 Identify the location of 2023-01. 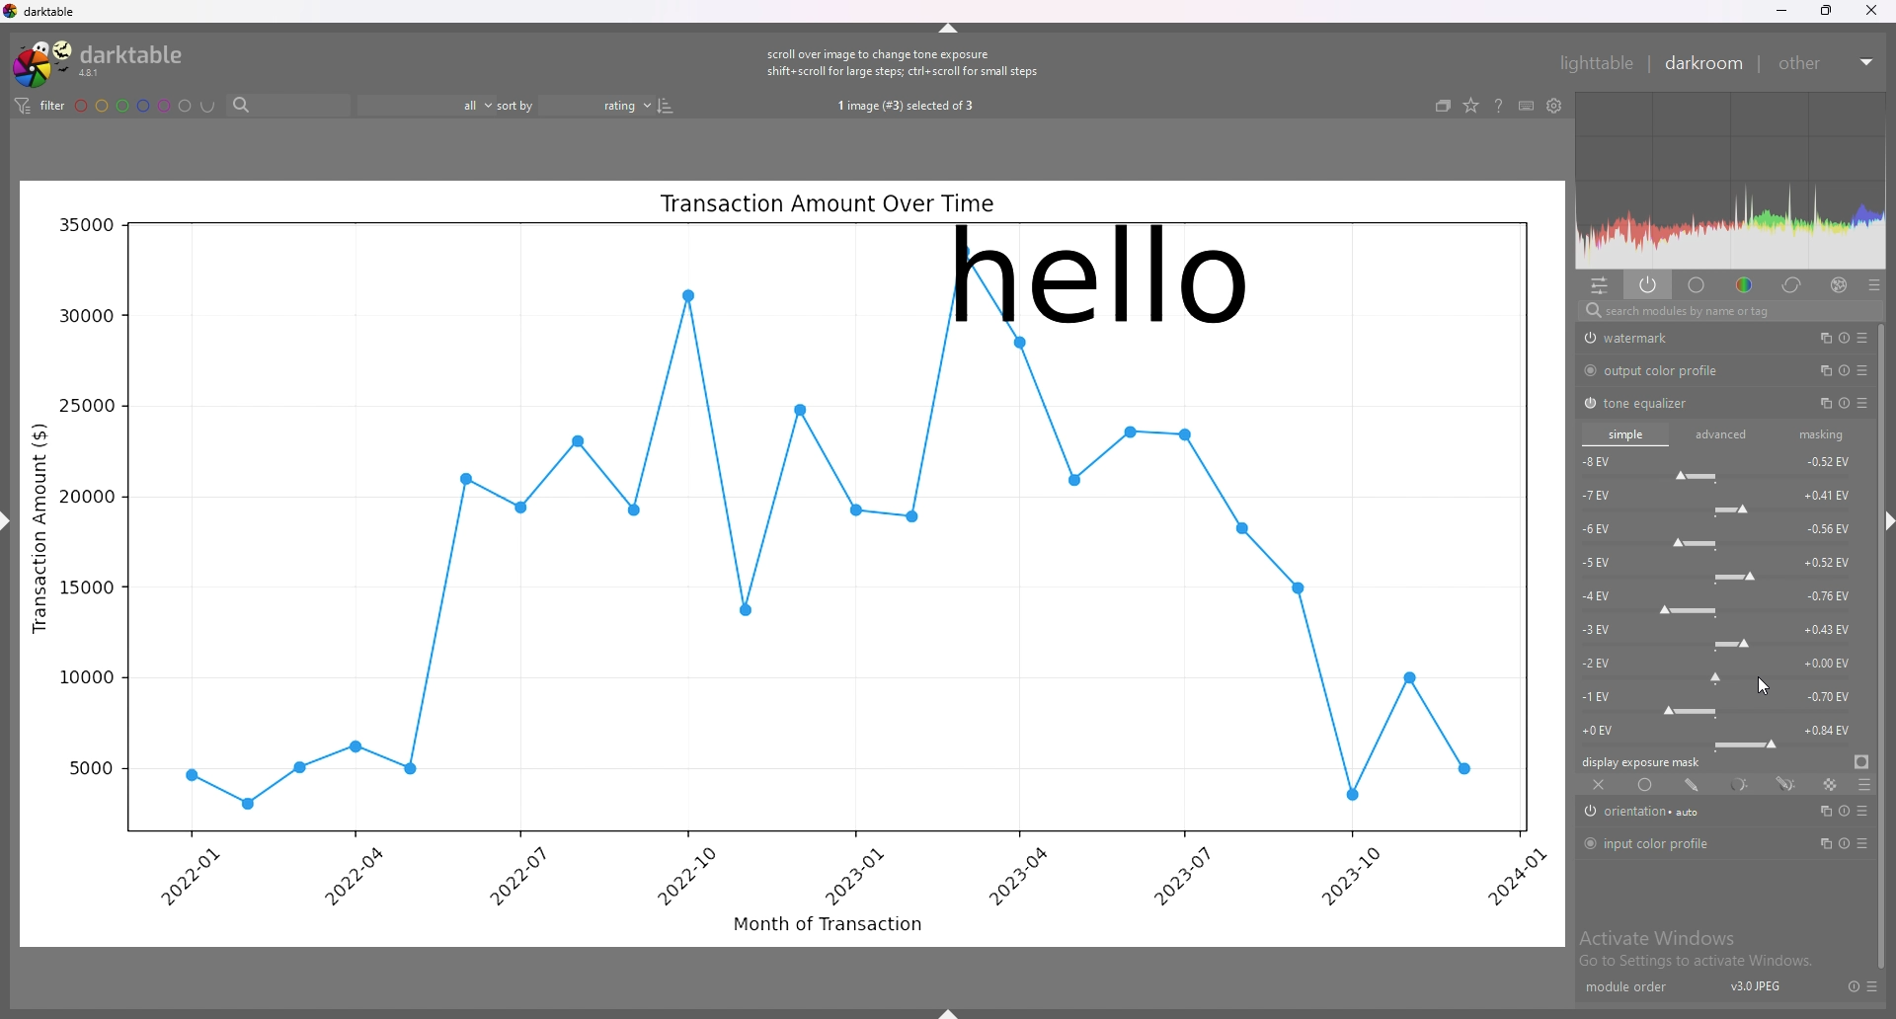
(852, 876).